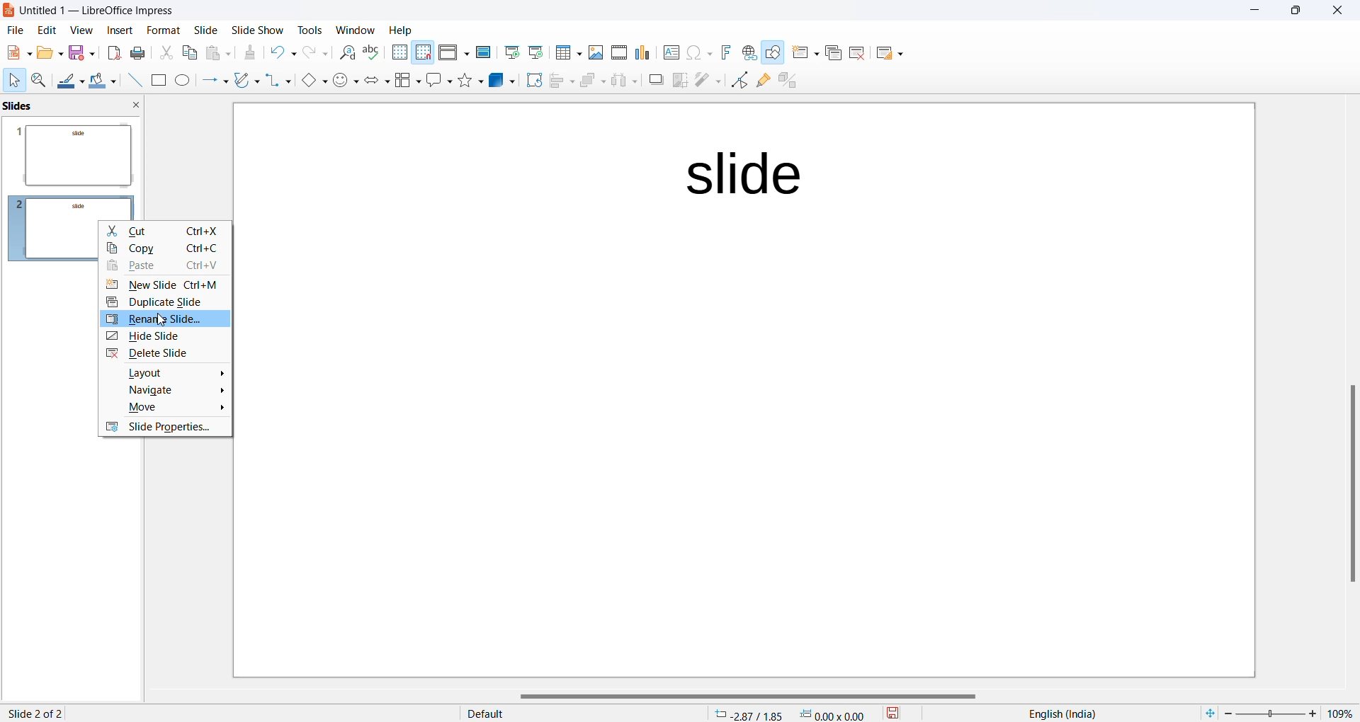 This screenshot has height=722, width=1360. Describe the element at coordinates (316, 52) in the screenshot. I see `Redo` at that location.